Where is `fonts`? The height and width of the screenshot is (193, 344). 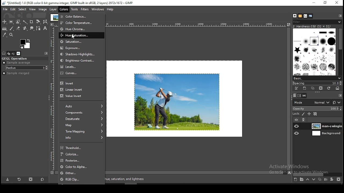
fonts is located at coordinates (305, 16).